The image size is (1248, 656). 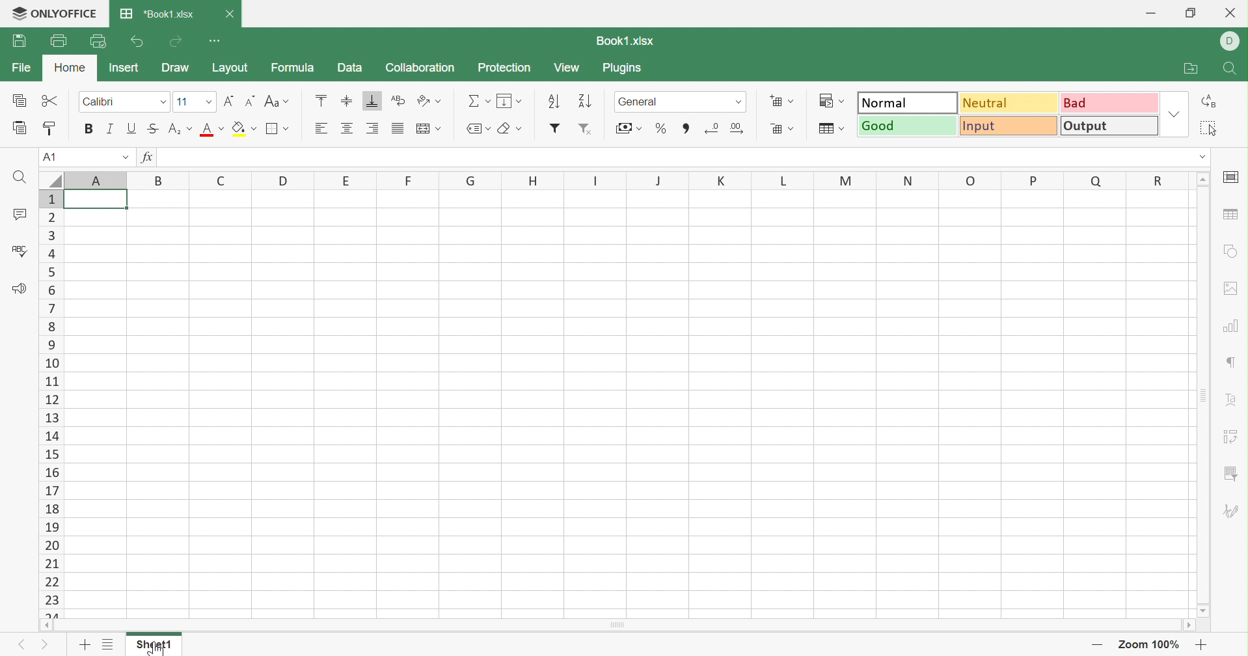 What do you see at coordinates (109, 100) in the screenshot?
I see `Calibri` at bounding box center [109, 100].